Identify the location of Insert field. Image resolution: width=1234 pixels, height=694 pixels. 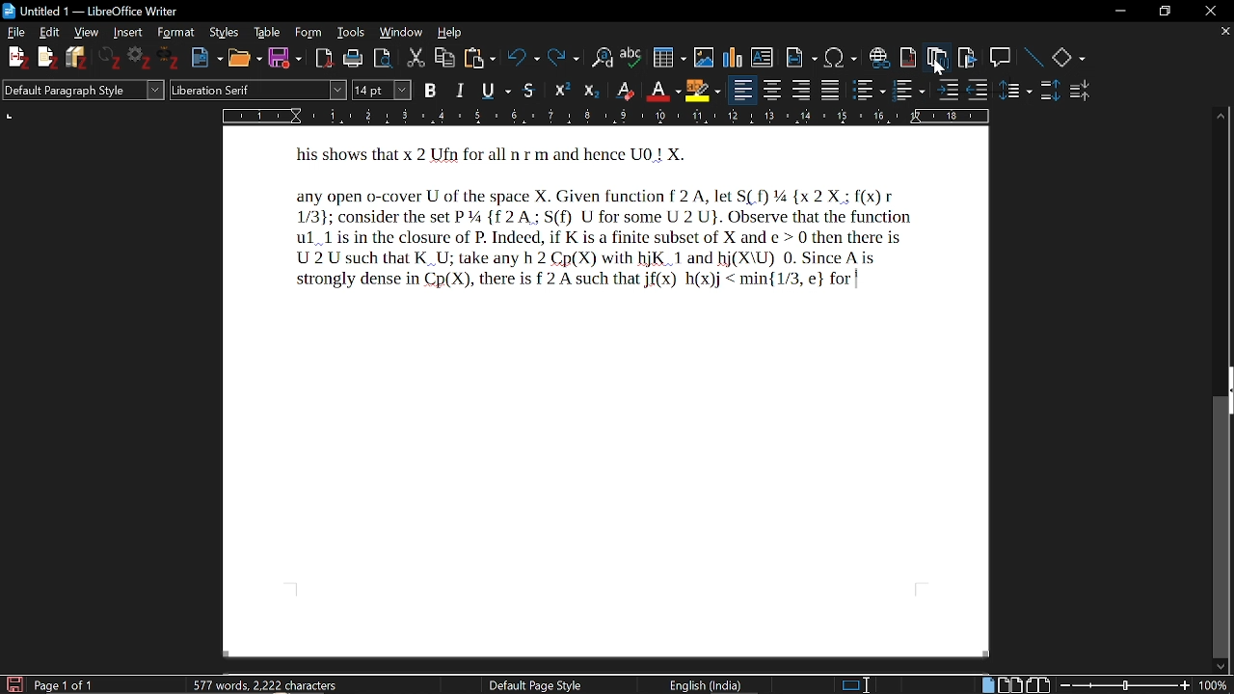
(802, 59).